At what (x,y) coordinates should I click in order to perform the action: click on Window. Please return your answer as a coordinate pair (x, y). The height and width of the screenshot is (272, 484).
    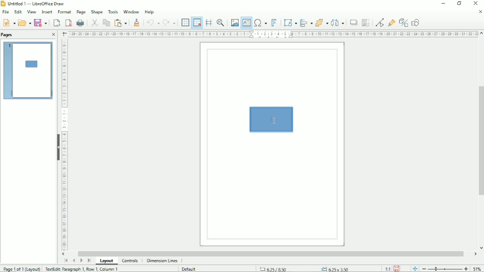
    Looking at the image, I should click on (131, 12).